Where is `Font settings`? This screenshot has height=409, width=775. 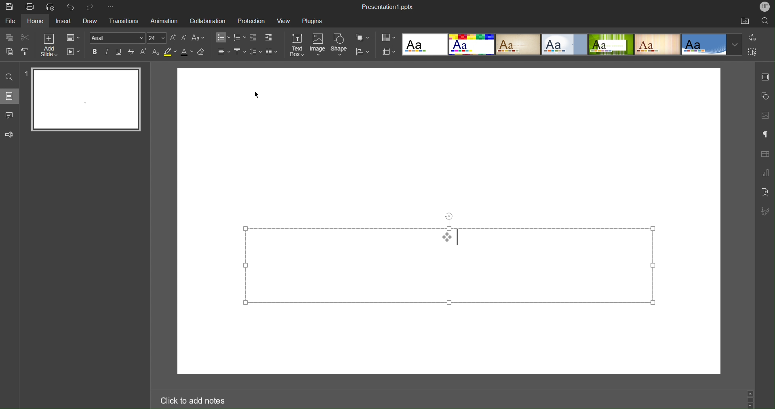 Font settings is located at coordinates (128, 38).